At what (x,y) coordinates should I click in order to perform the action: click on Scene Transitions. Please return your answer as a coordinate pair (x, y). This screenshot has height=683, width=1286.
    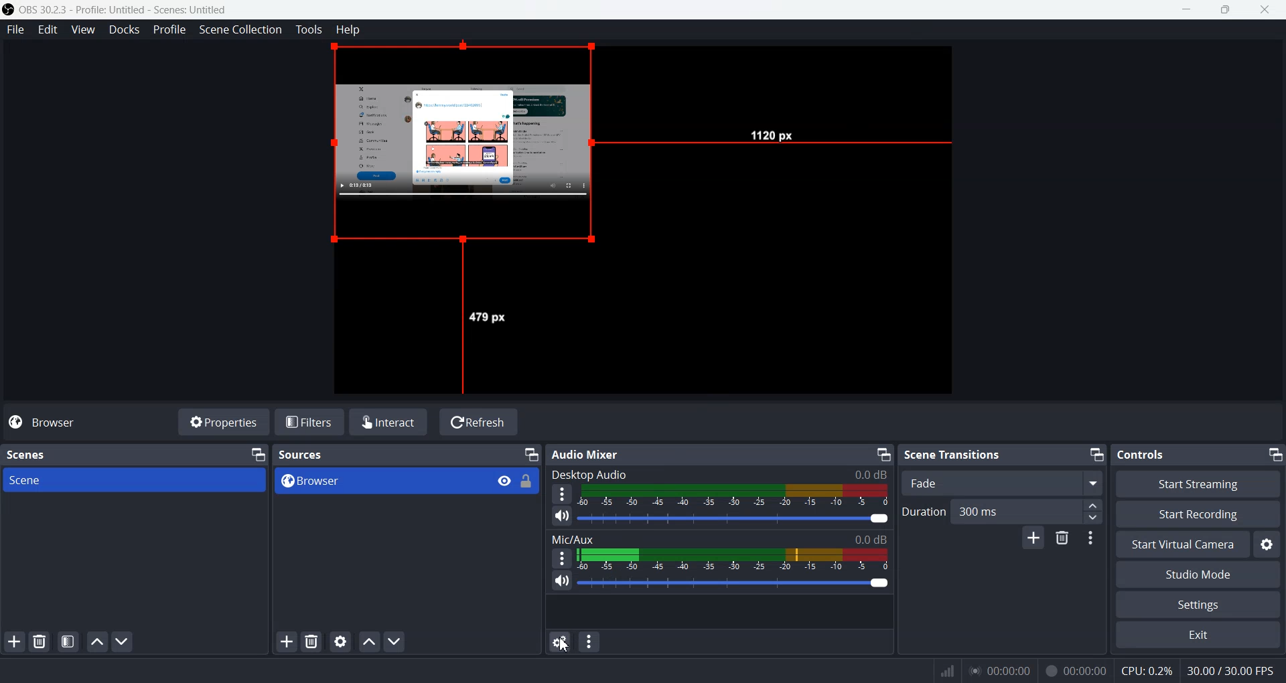
    Looking at the image, I should click on (954, 454).